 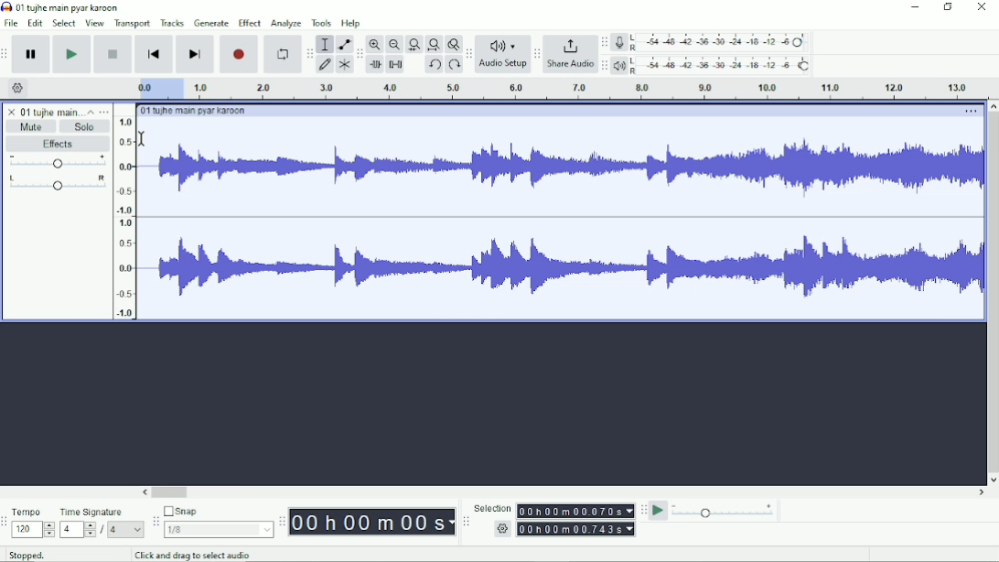 I want to click on Setting Logo, so click(x=501, y=531).